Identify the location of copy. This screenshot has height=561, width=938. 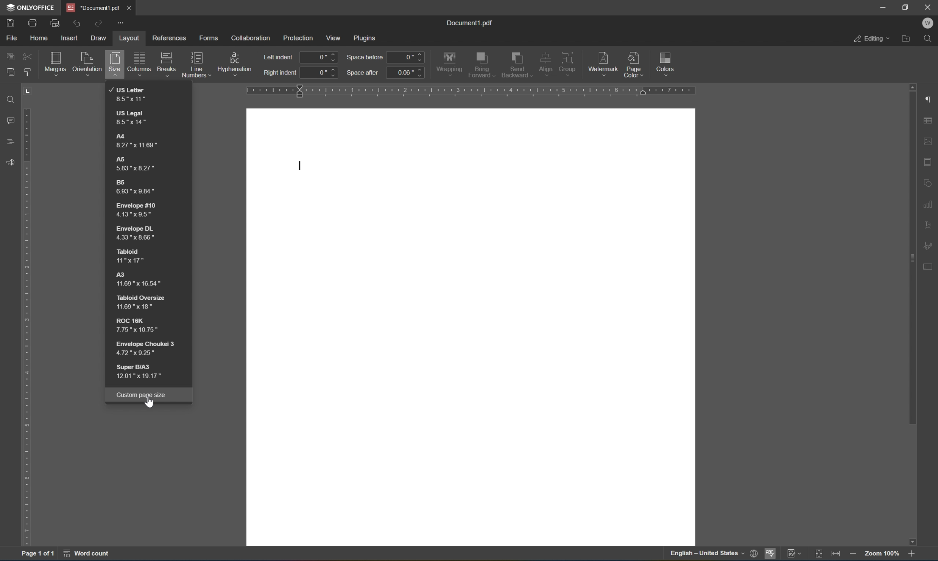
(10, 55).